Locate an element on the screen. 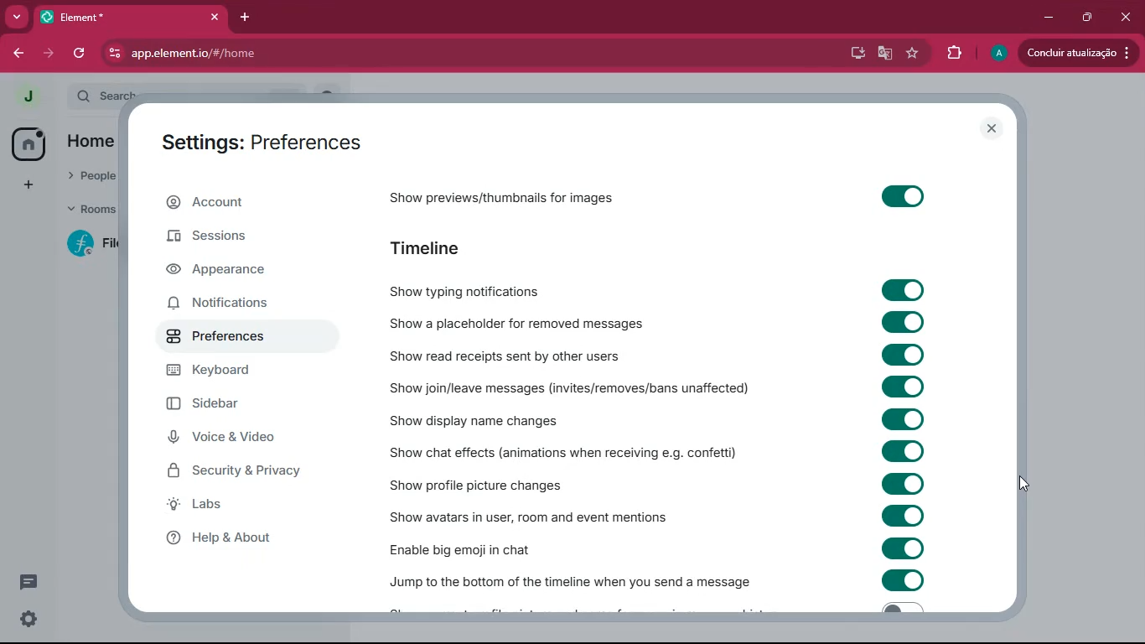 This screenshot has width=1145, height=644. a is located at coordinates (998, 53).